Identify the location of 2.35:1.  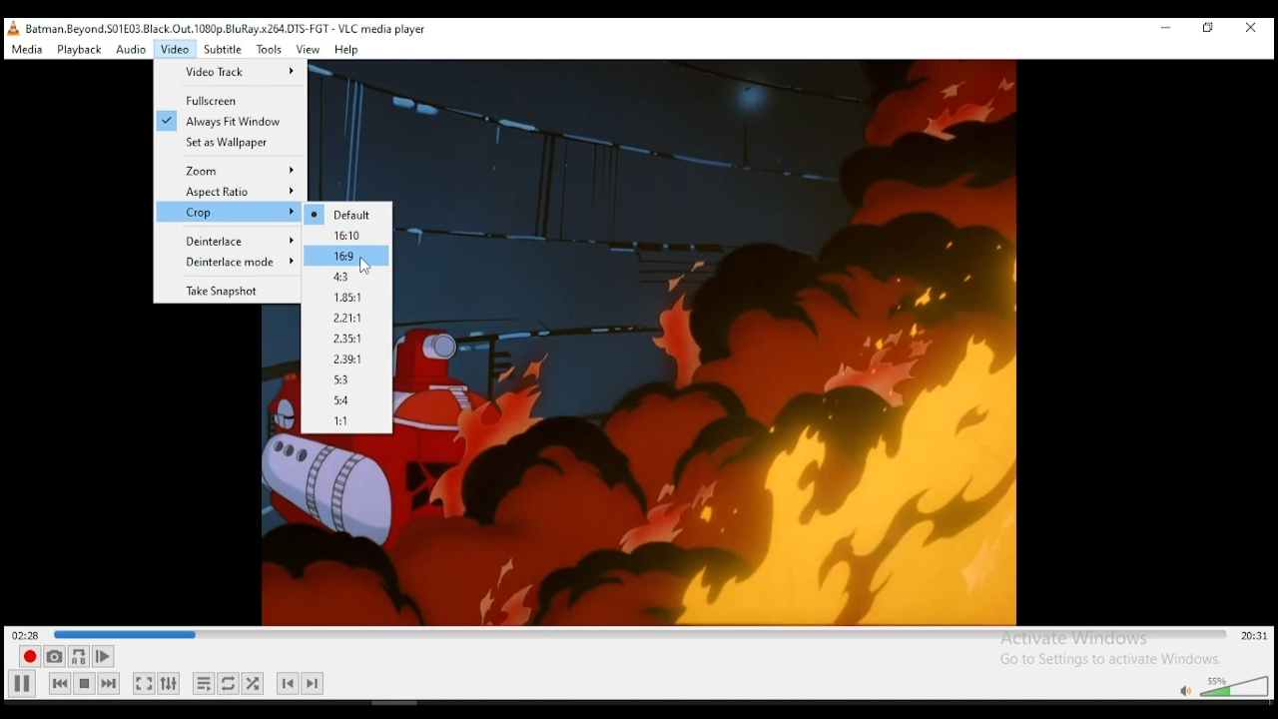
(345, 337).